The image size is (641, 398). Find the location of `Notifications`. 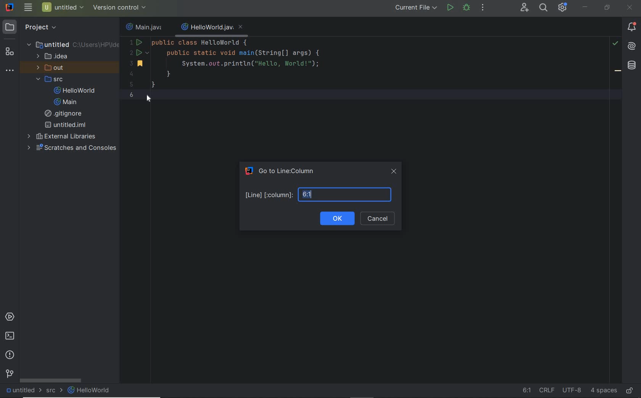

Notifications is located at coordinates (632, 27).